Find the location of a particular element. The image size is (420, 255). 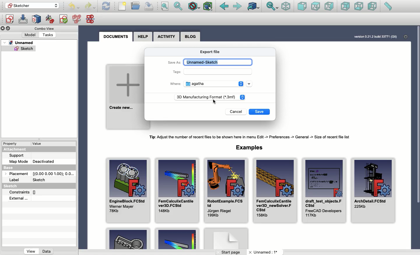

Sketcher is located at coordinates (32, 6).